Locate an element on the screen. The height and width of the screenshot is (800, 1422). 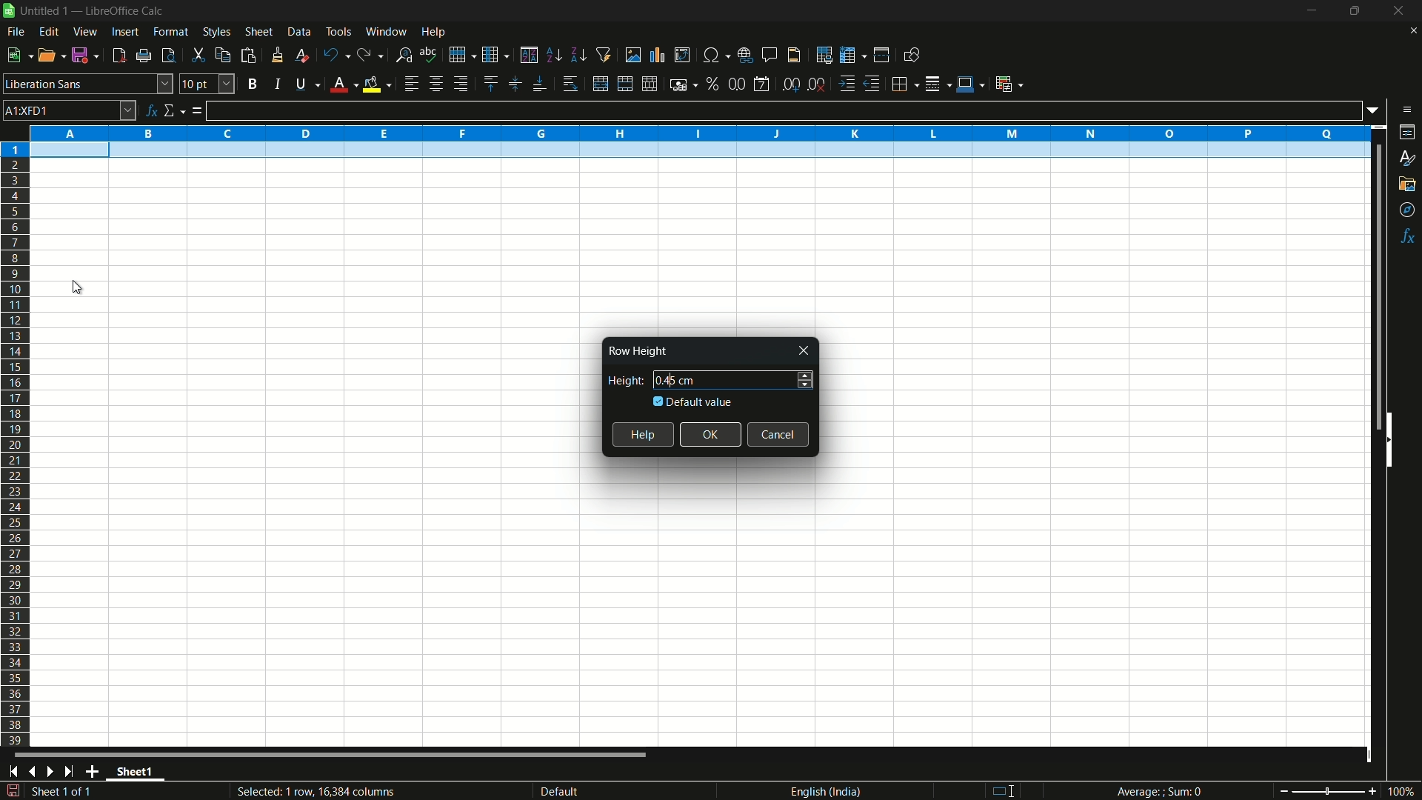
| Untitled 1 — LibreOffice Calc is located at coordinates (90, 10).